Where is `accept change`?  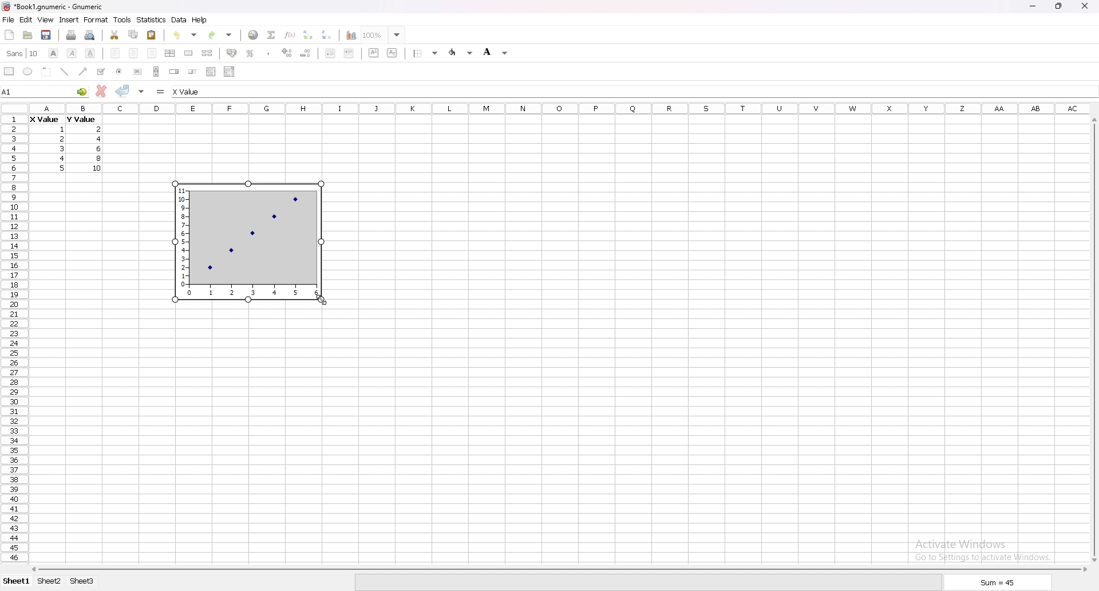 accept change is located at coordinates (122, 90).